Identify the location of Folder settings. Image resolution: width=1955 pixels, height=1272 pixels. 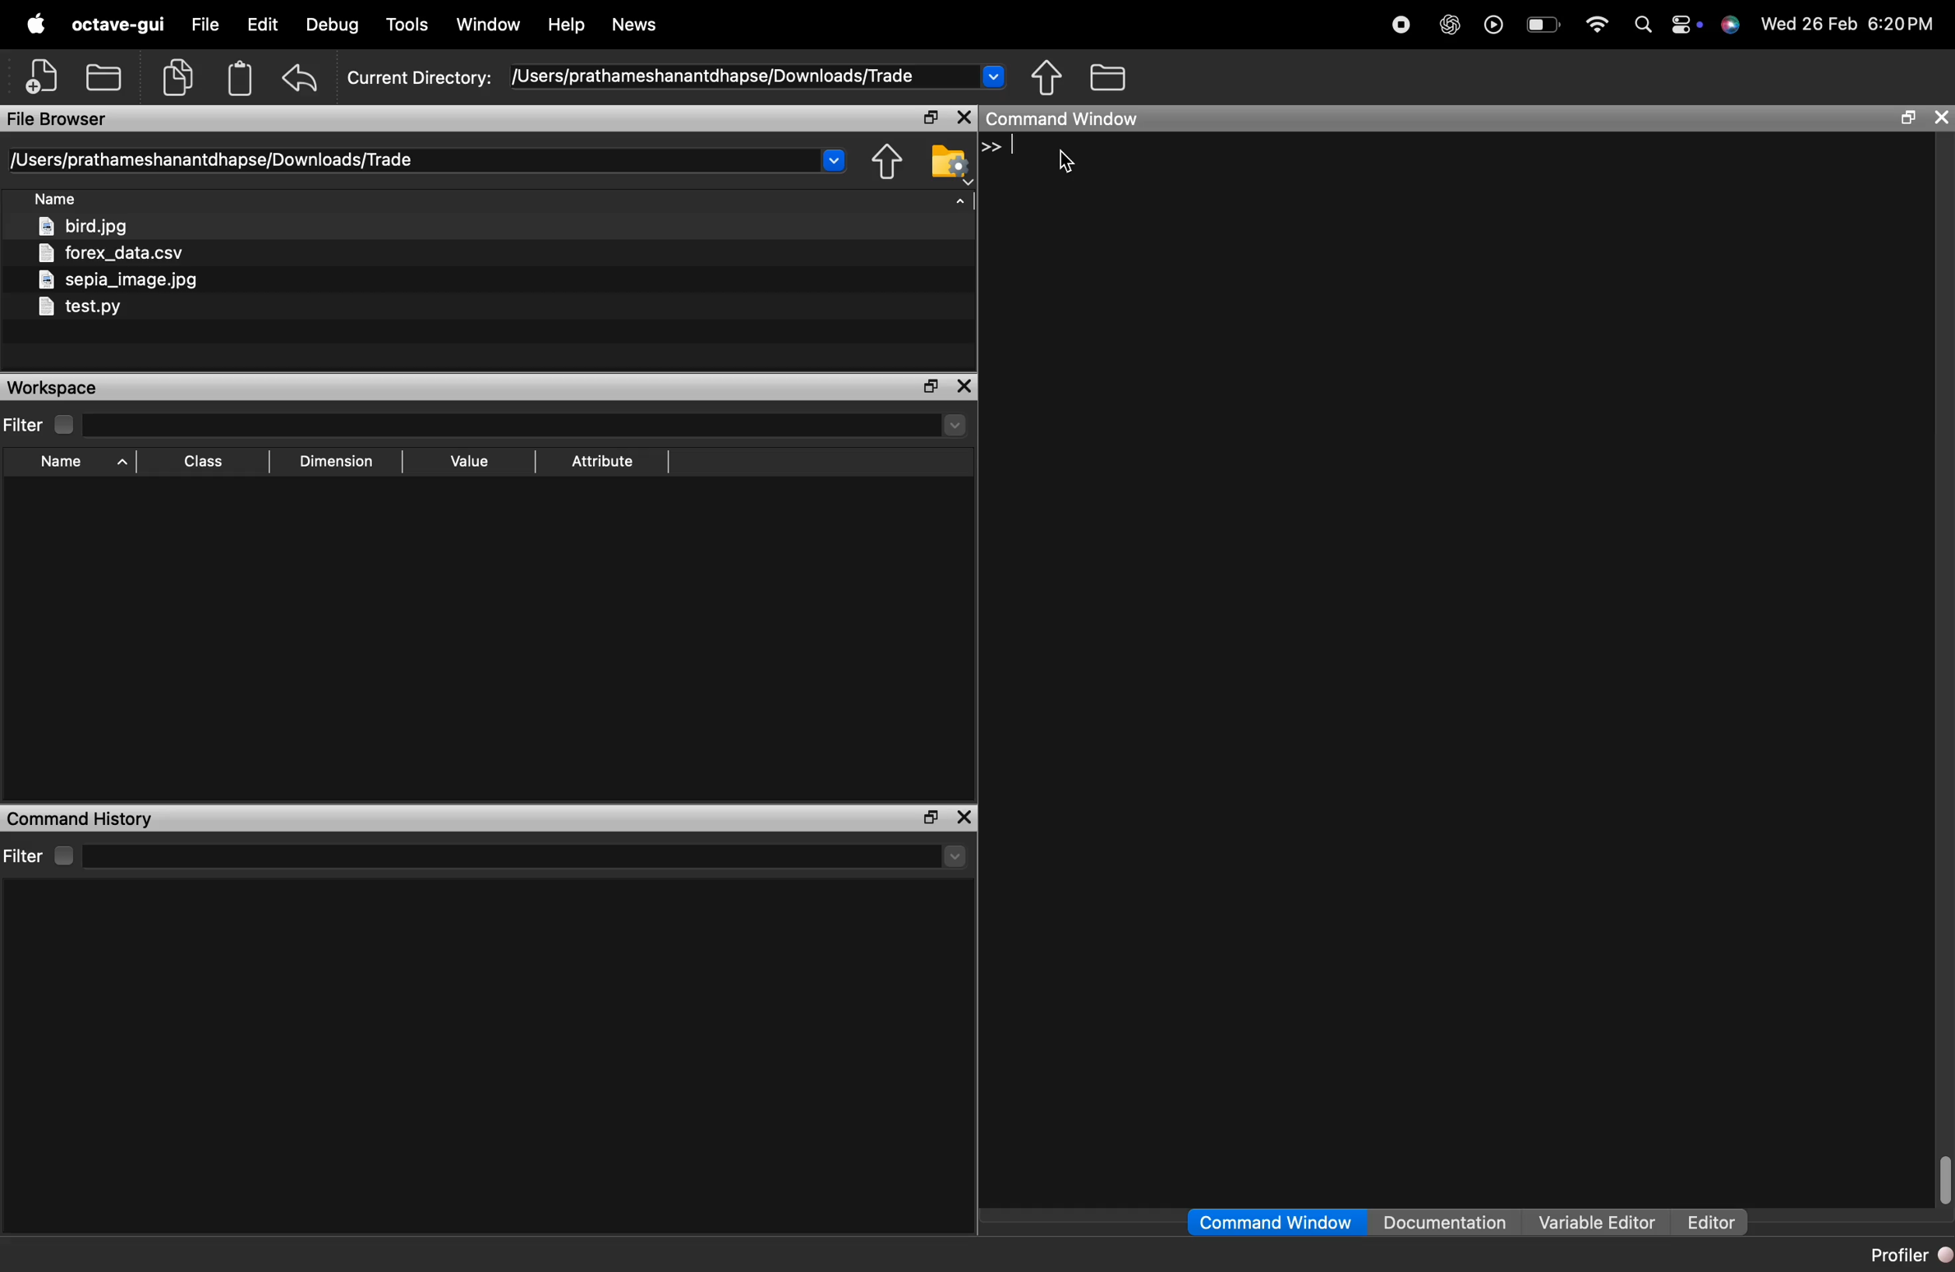
(949, 165).